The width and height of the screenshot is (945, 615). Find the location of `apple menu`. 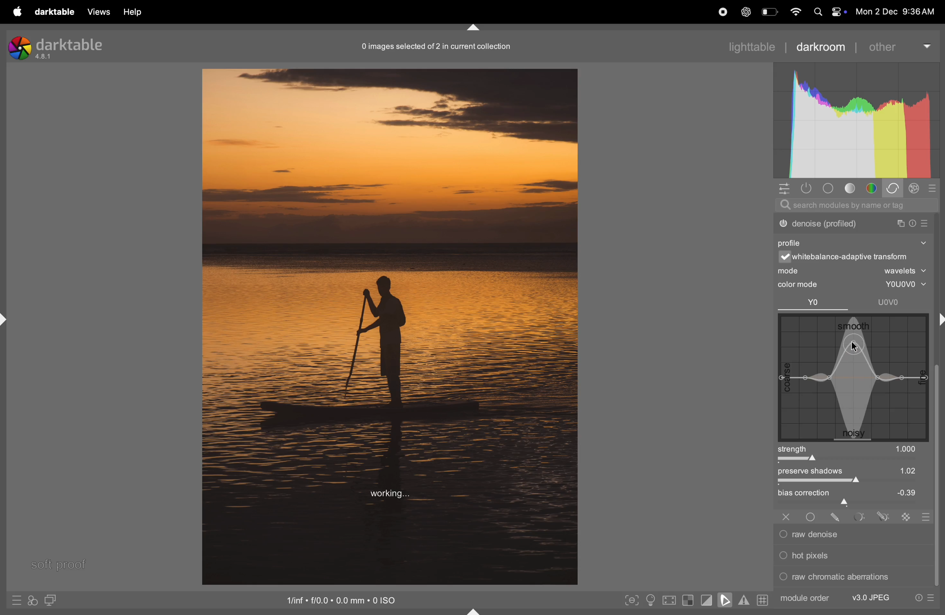

apple menu is located at coordinates (13, 12).